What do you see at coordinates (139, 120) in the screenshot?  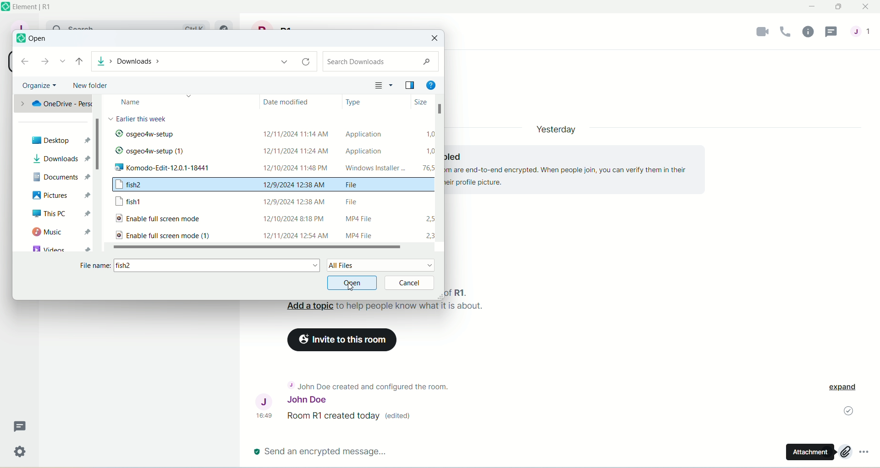 I see `text` at bounding box center [139, 120].